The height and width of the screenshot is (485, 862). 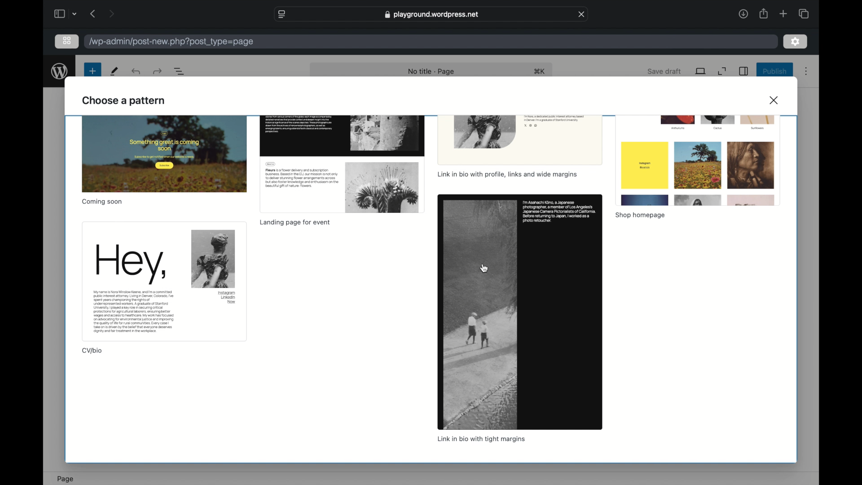 What do you see at coordinates (743, 71) in the screenshot?
I see `sidebar` at bounding box center [743, 71].